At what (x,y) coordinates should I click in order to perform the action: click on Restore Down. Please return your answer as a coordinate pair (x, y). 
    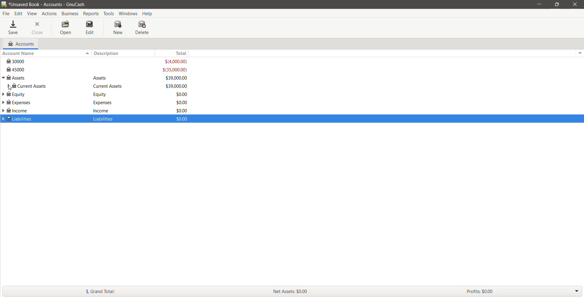
    Looking at the image, I should click on (557, 4).